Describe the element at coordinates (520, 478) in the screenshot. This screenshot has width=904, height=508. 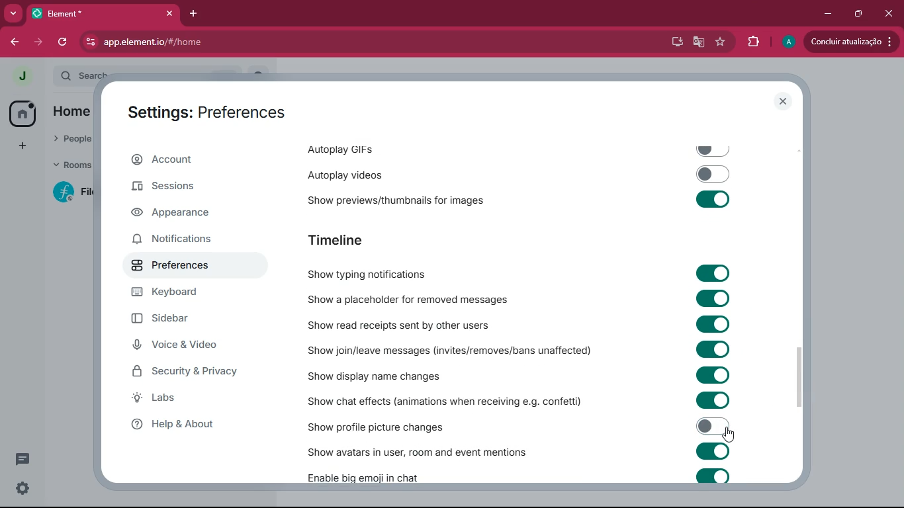
I see `Enable big emoji in chat ` at that location.